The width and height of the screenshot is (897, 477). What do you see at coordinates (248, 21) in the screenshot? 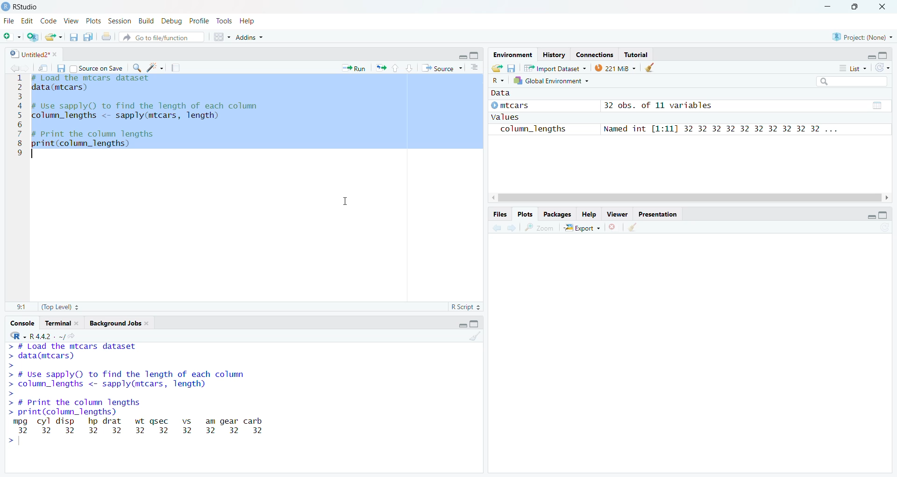
I see `Help` at bounding box center [248, 21].